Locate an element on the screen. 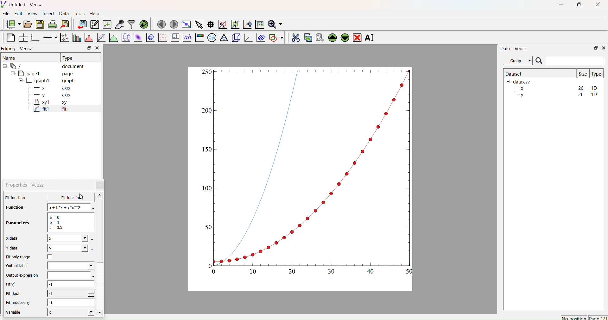 The width and height of the screenshot is (608, 320). x axis is located at coordinates (51, 87).